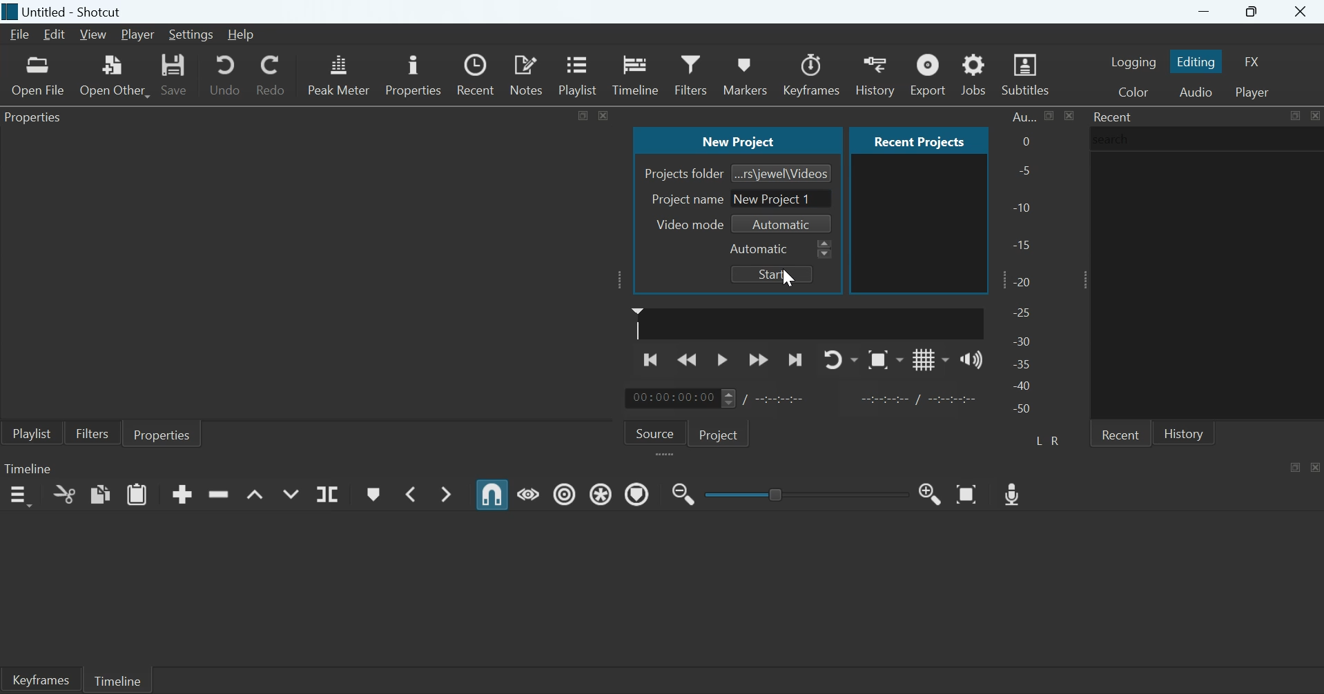 The height and width of the screenshot is (694, 1324). Describe the element at coordinates (841, 359) in the screenshot. I see `Toggle player looping` at that location.